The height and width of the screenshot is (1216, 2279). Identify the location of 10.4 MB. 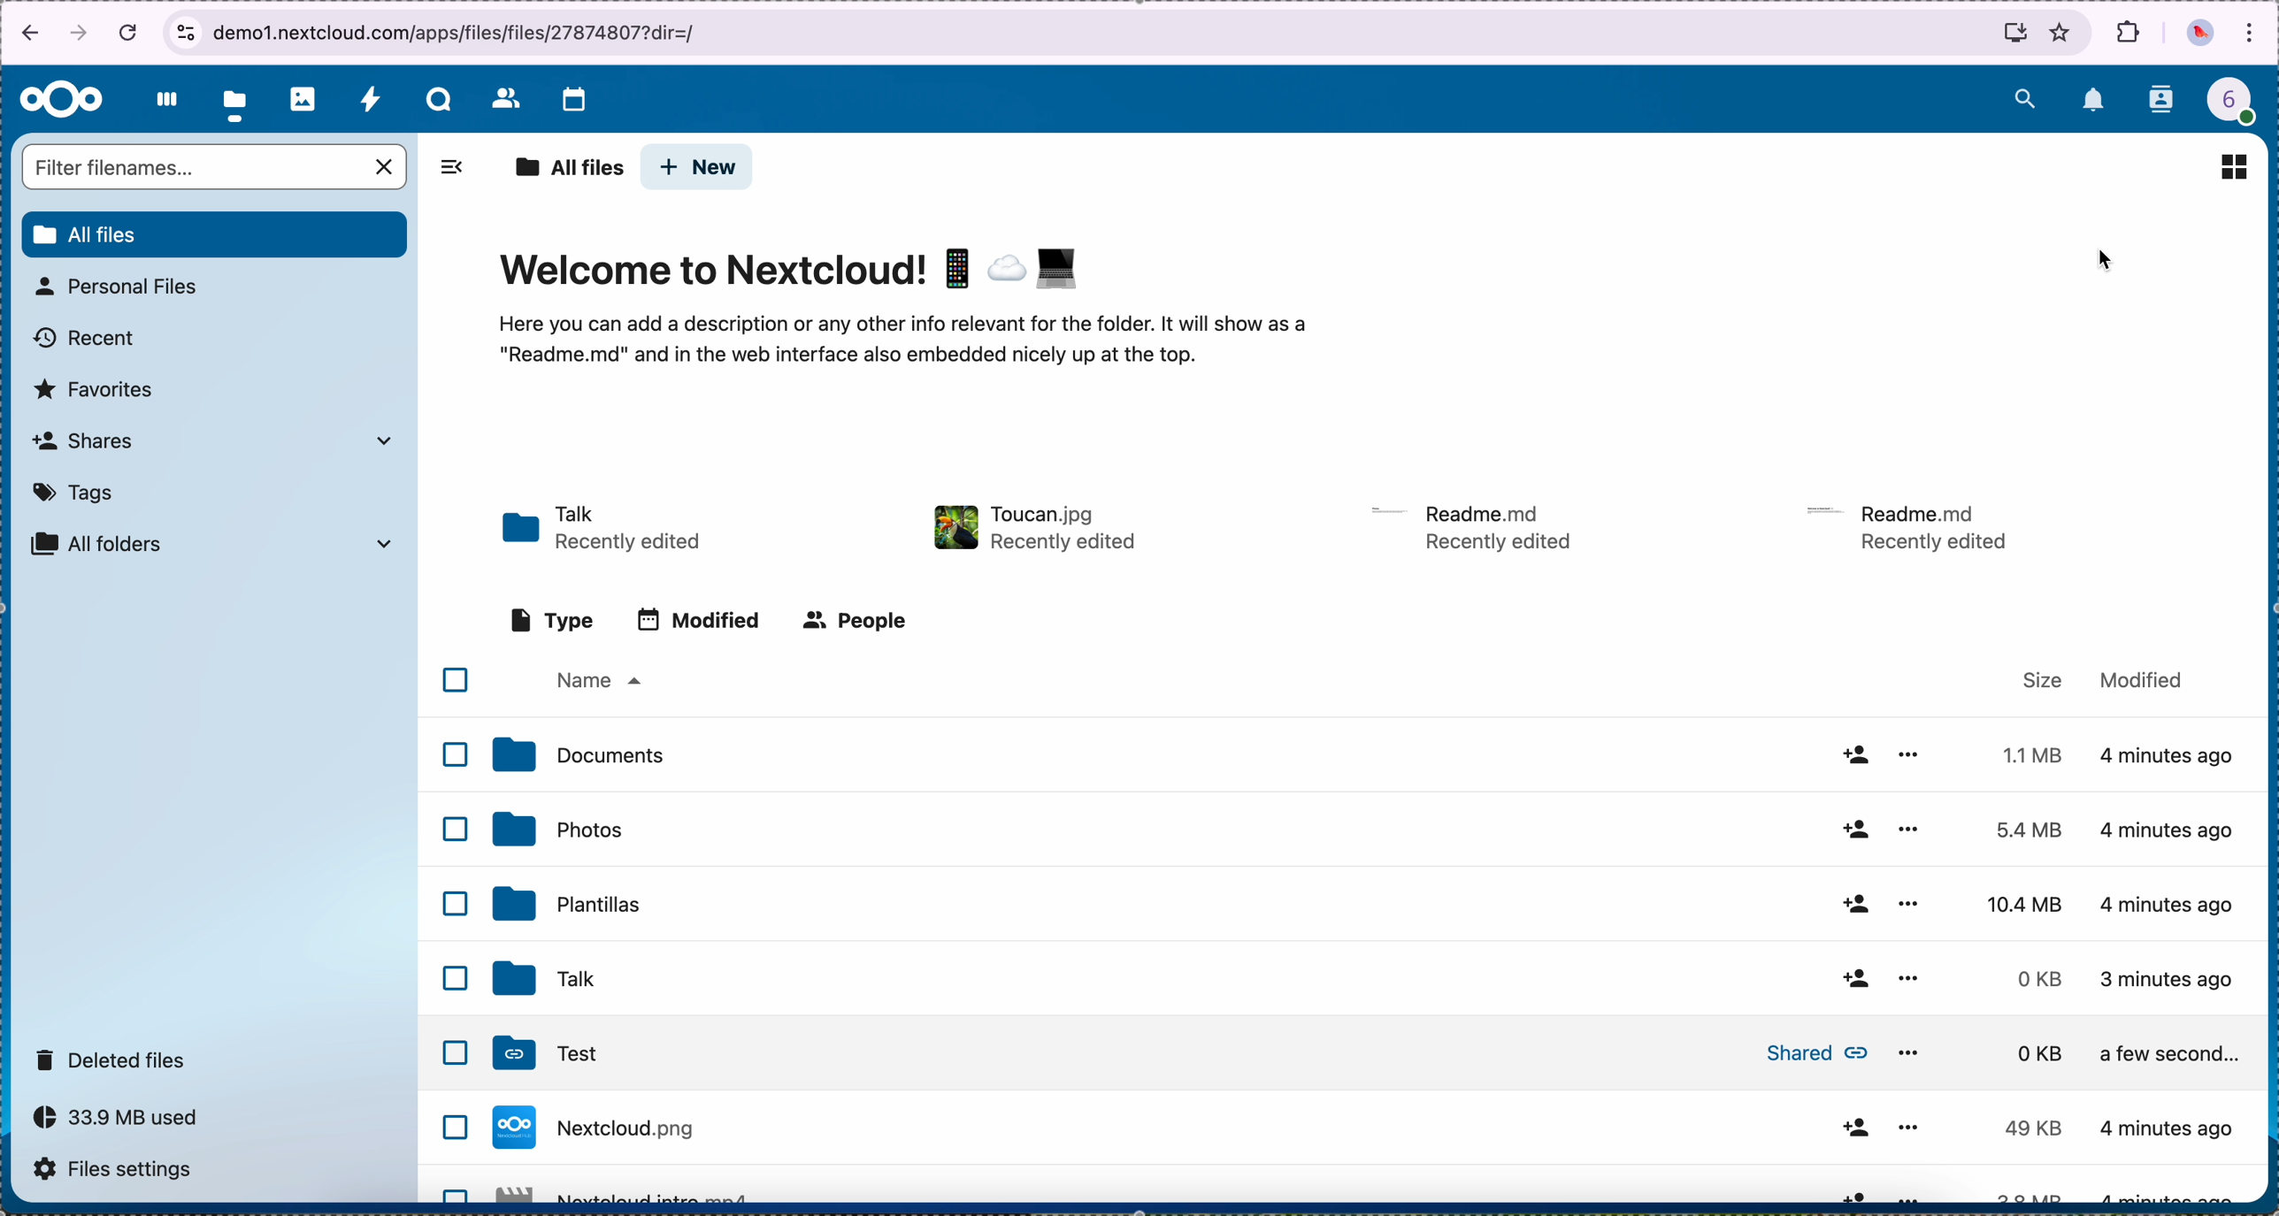
(2027, 906).